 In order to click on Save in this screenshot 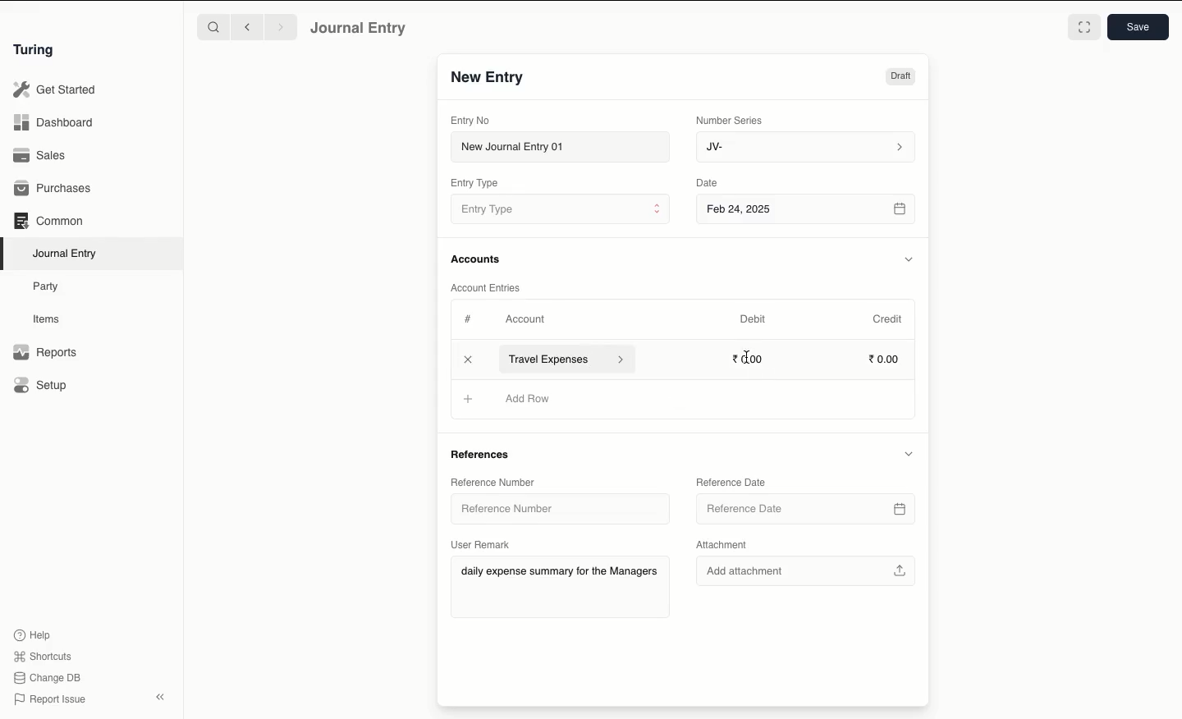, I will do `click(1138, 27)`.